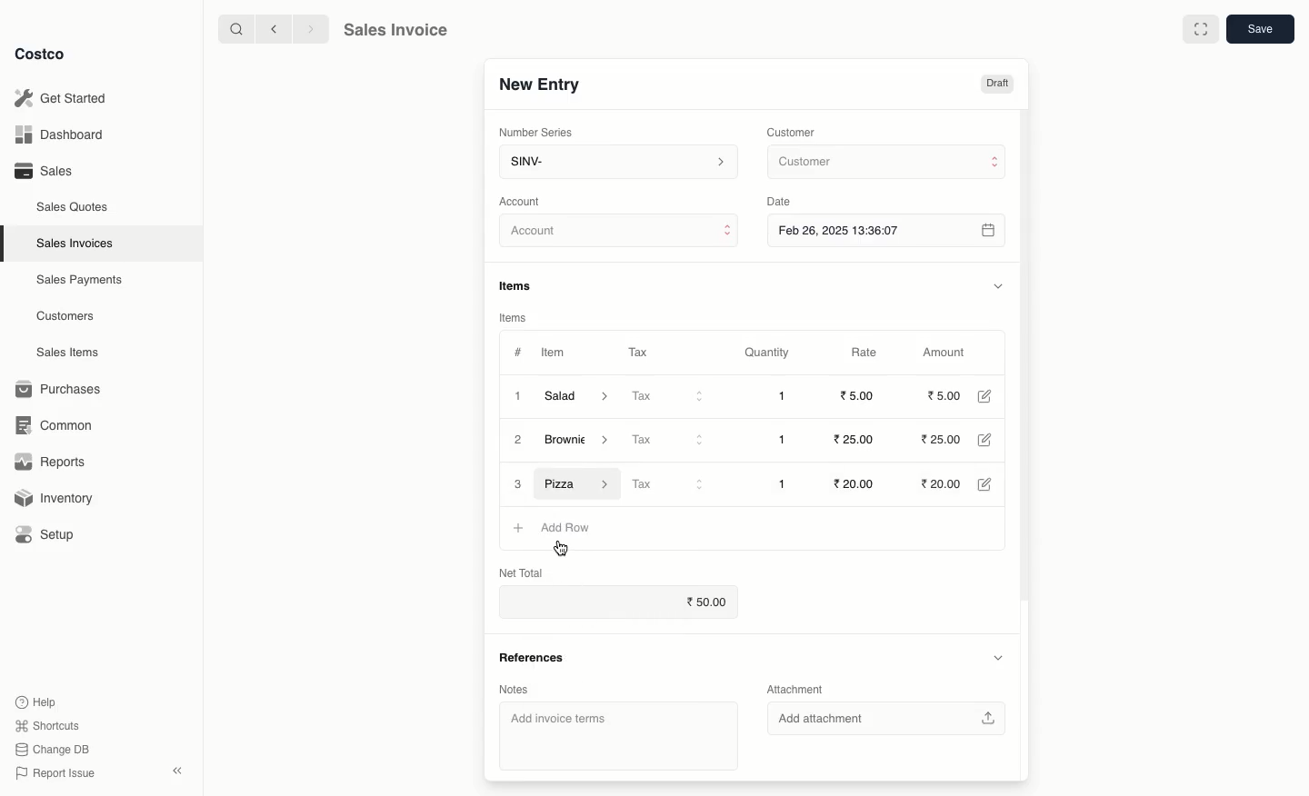 The image size is (1309, 796). Describe the element at coordinates (620, 234) in the screenshot. I see `Account` at that location.